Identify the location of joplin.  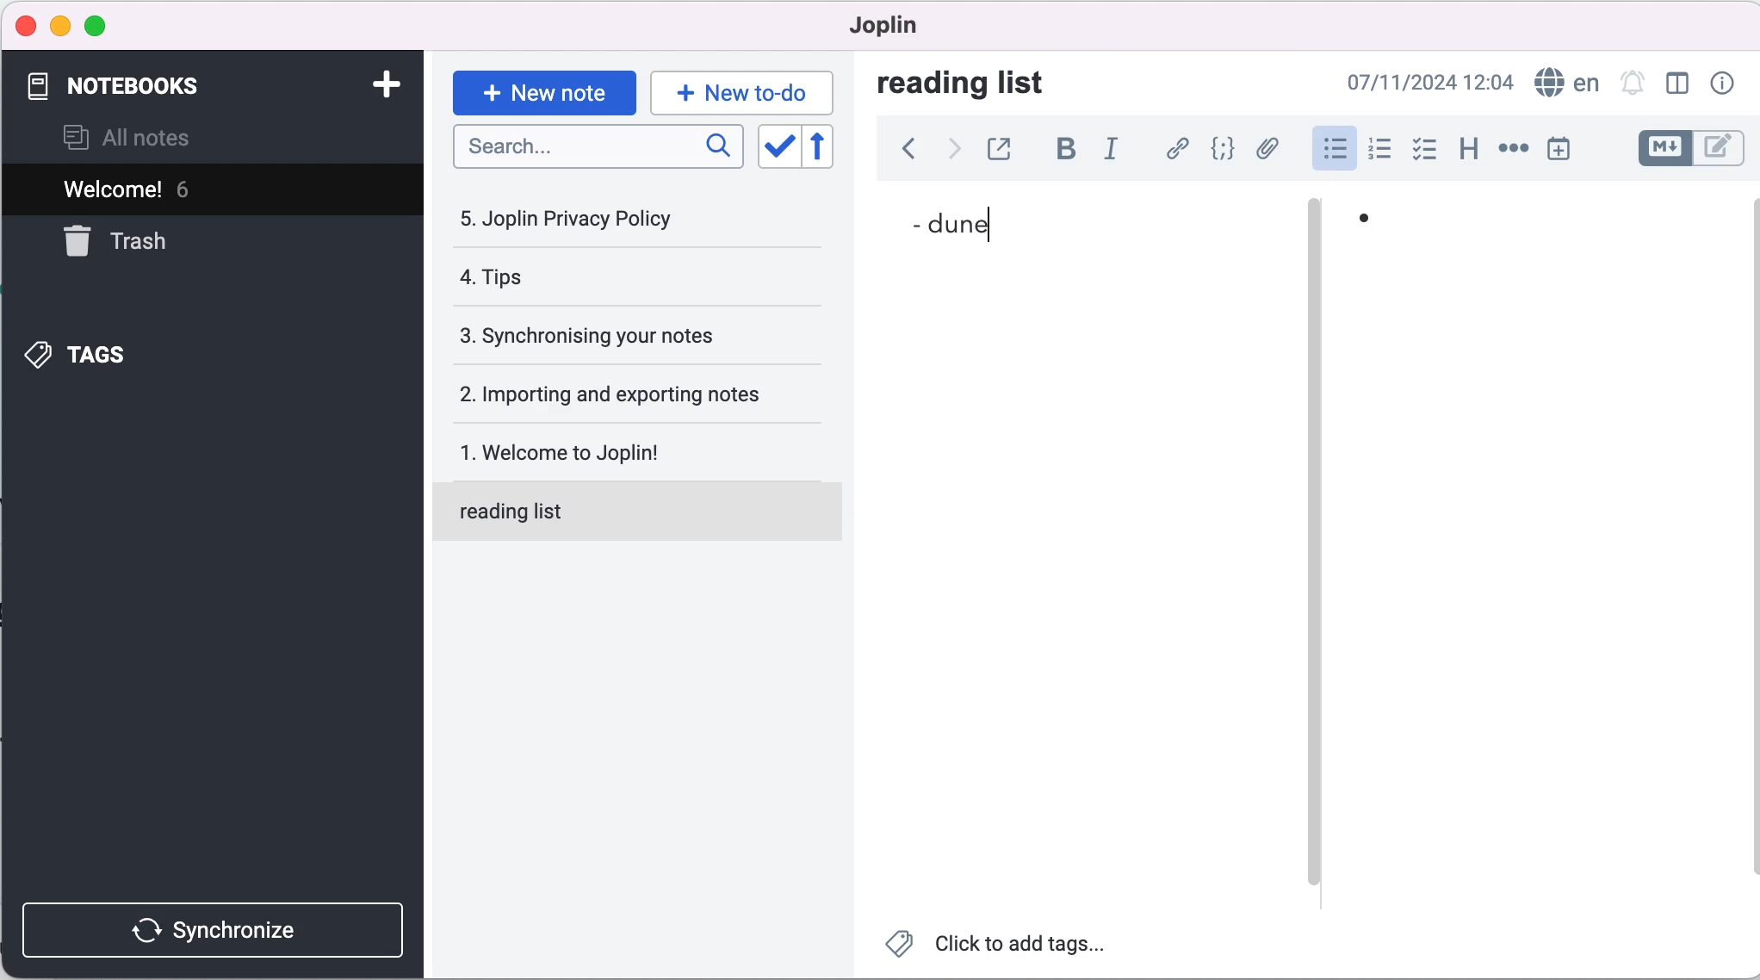
(913, 28).